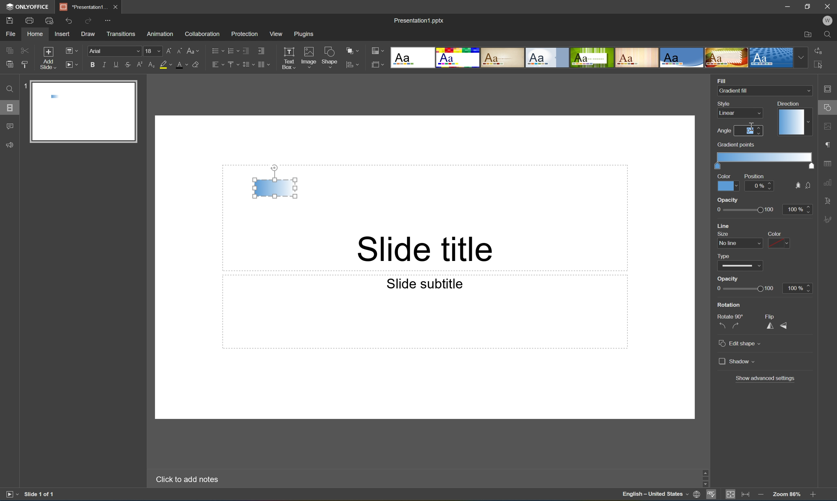 The width and height of the screenshot is (837, 501). I want to click on opacity slider, so click(742, 210).